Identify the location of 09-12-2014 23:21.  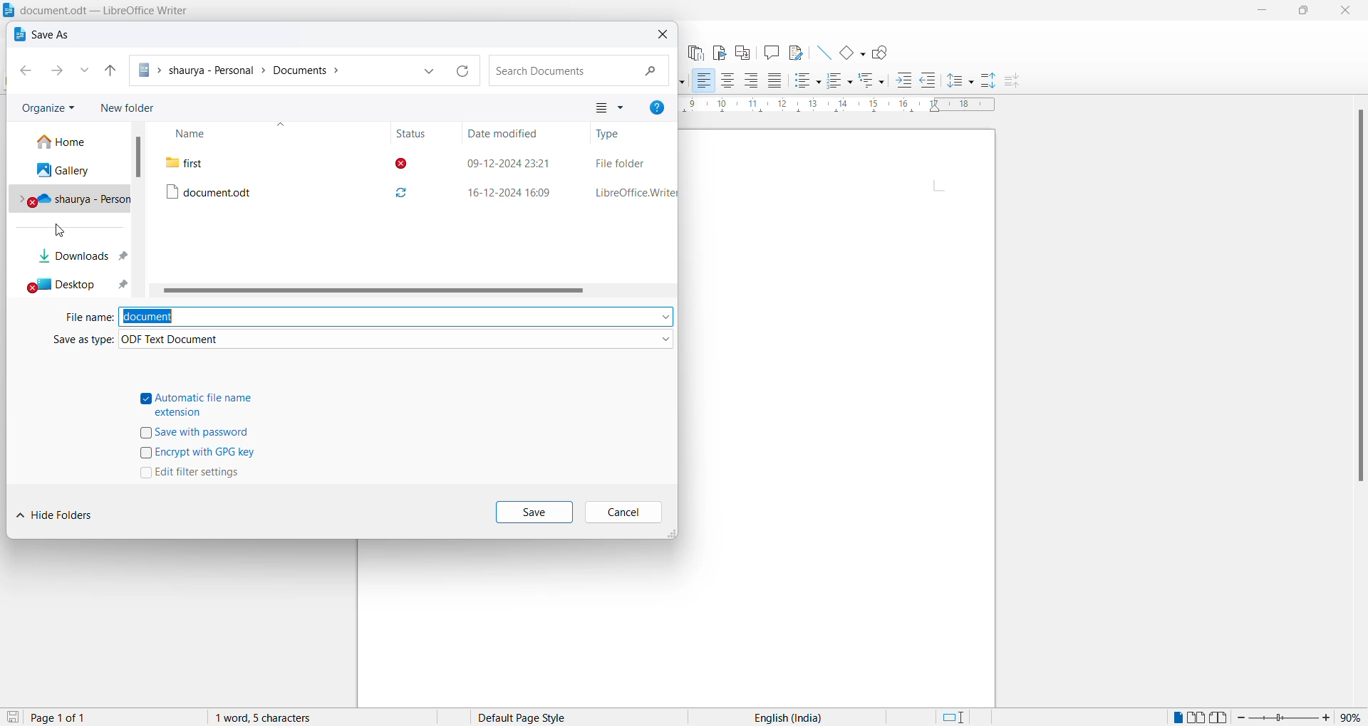
(507, 161).